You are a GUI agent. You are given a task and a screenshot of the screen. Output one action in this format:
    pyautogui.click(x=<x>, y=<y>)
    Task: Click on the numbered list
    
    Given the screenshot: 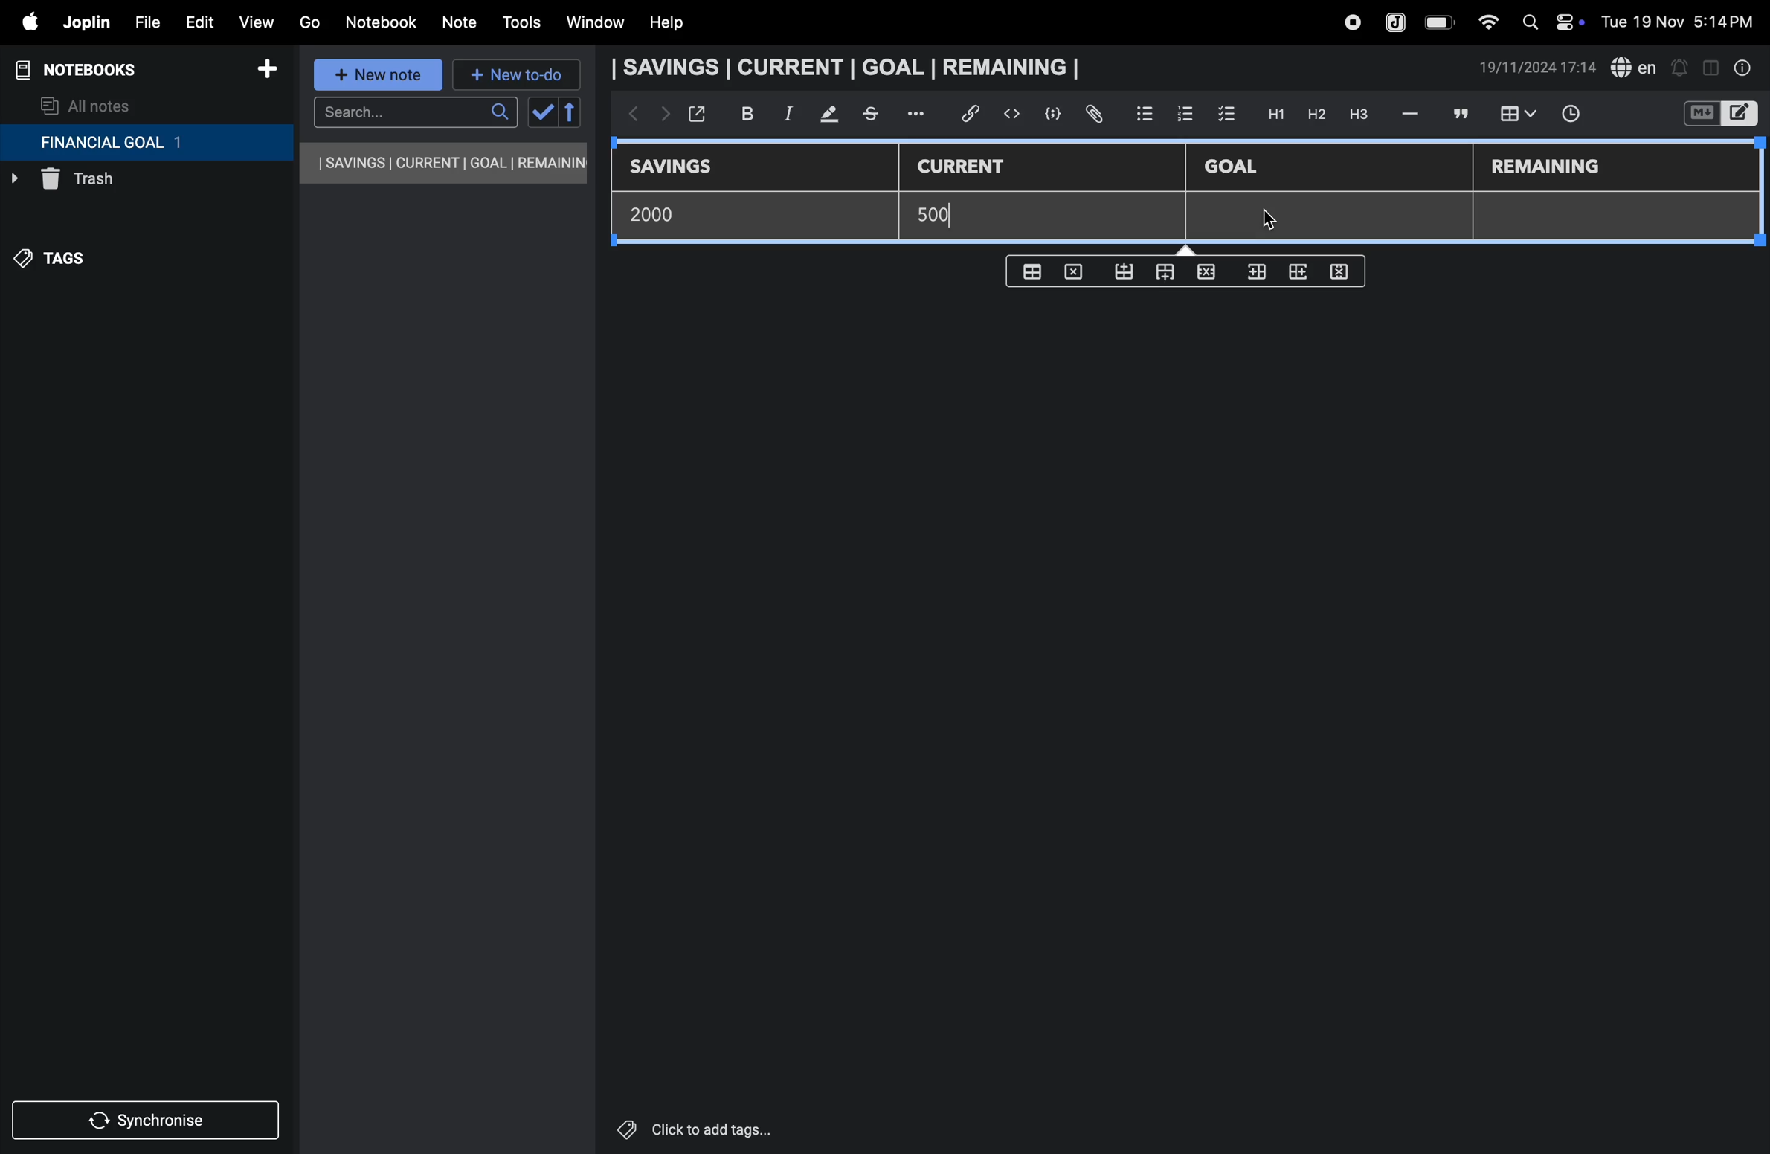 What is the action you would take?
    pyautogui.click(x=1184, y=113)
    